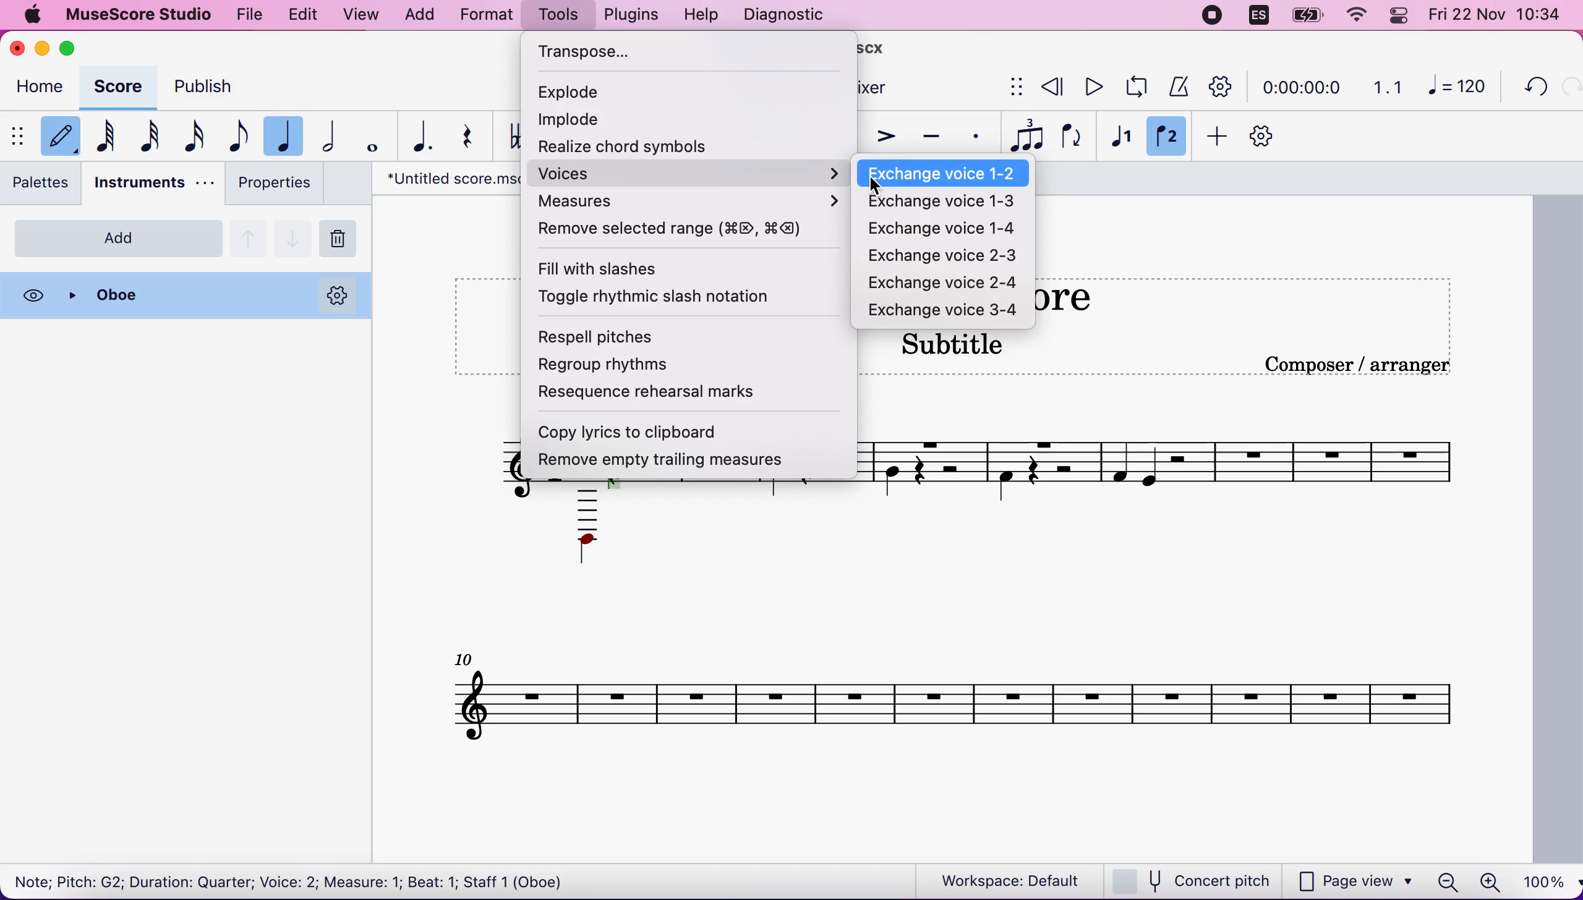  I want to click on add, so click(117, 239).